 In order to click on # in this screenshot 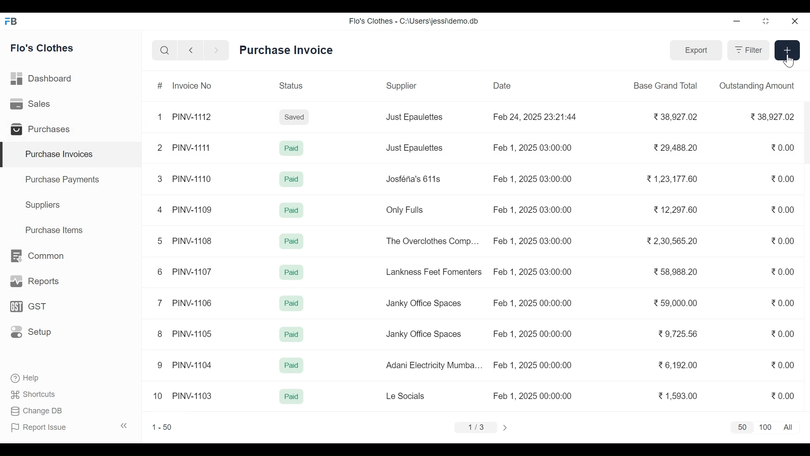, I will do `click(160, 86)`.